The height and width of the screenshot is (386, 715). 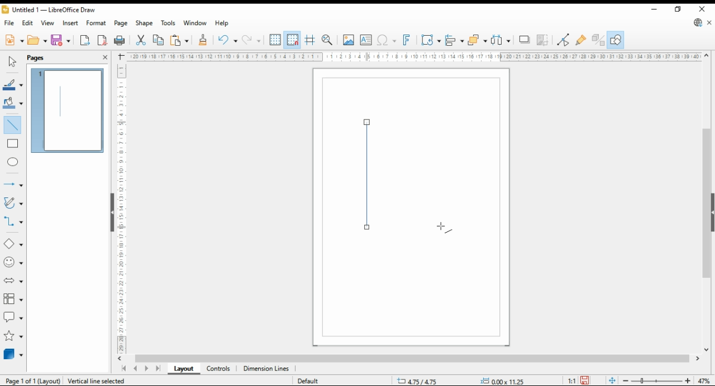 What do you see at coordinates (455, 40) in the screenshot?
I see `align objects` at bounding box center [455, 40].